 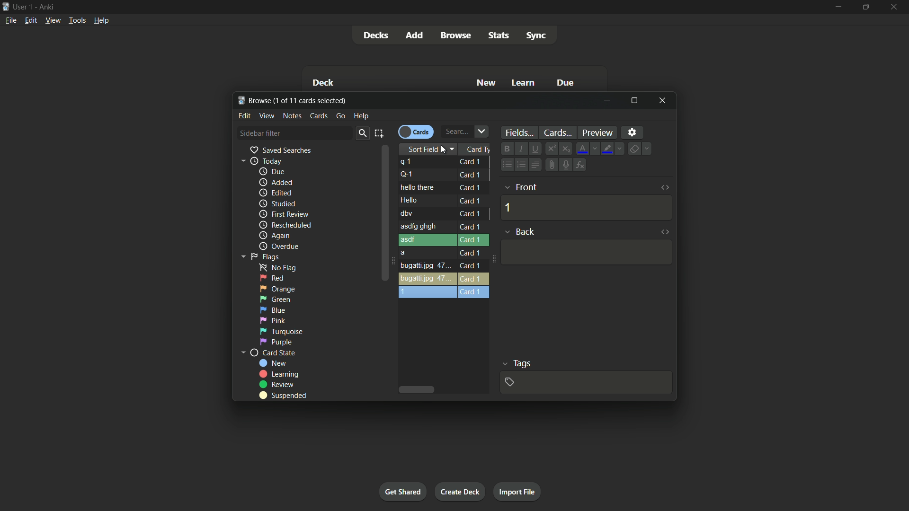 What do you see at coordinates (383, 214) in the screenshot?
I see `scroll bar` at bounding box center [383, 214].